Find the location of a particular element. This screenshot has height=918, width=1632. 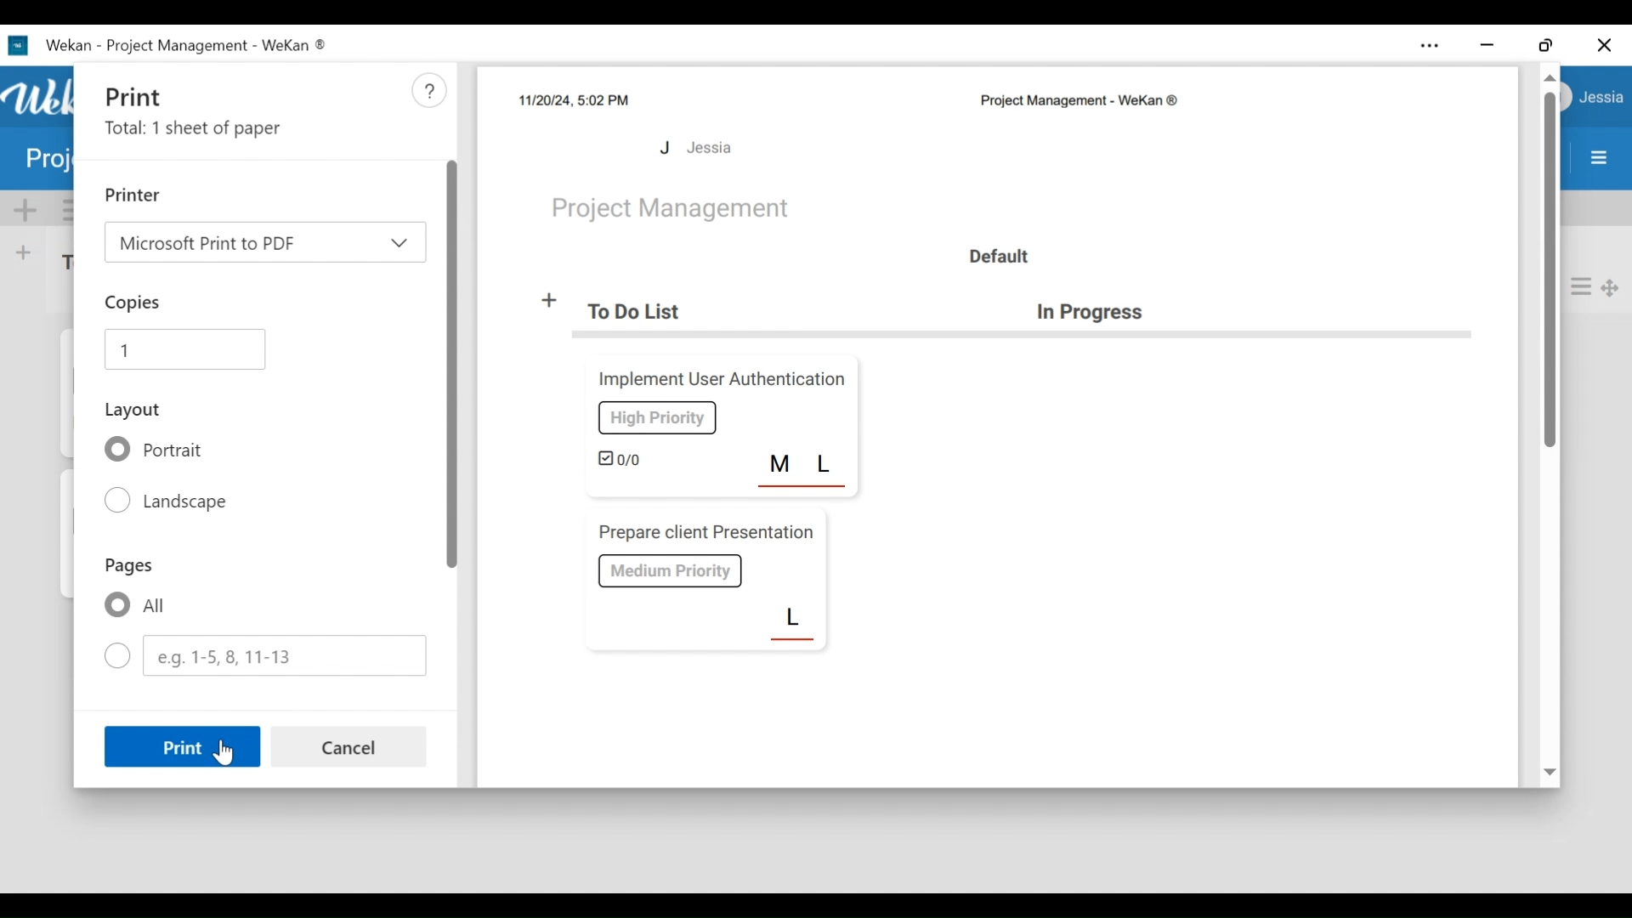

Board Title is located at coordinates (181, 44).